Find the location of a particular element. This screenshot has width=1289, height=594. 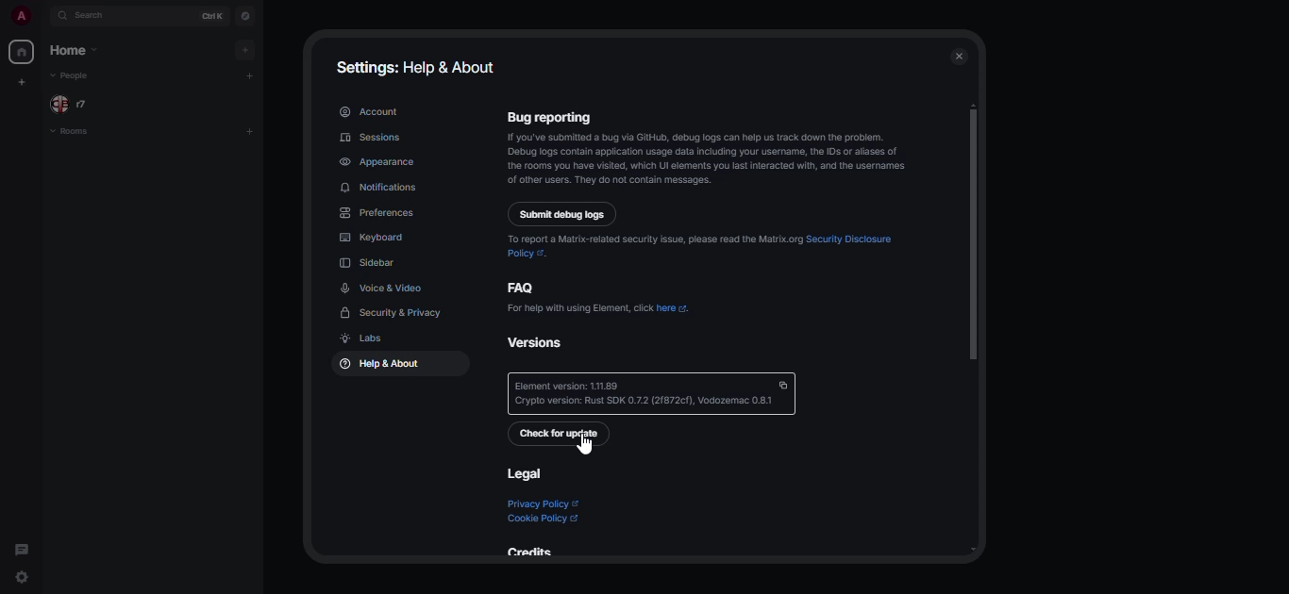

profile is located at coordinates (24, 15).